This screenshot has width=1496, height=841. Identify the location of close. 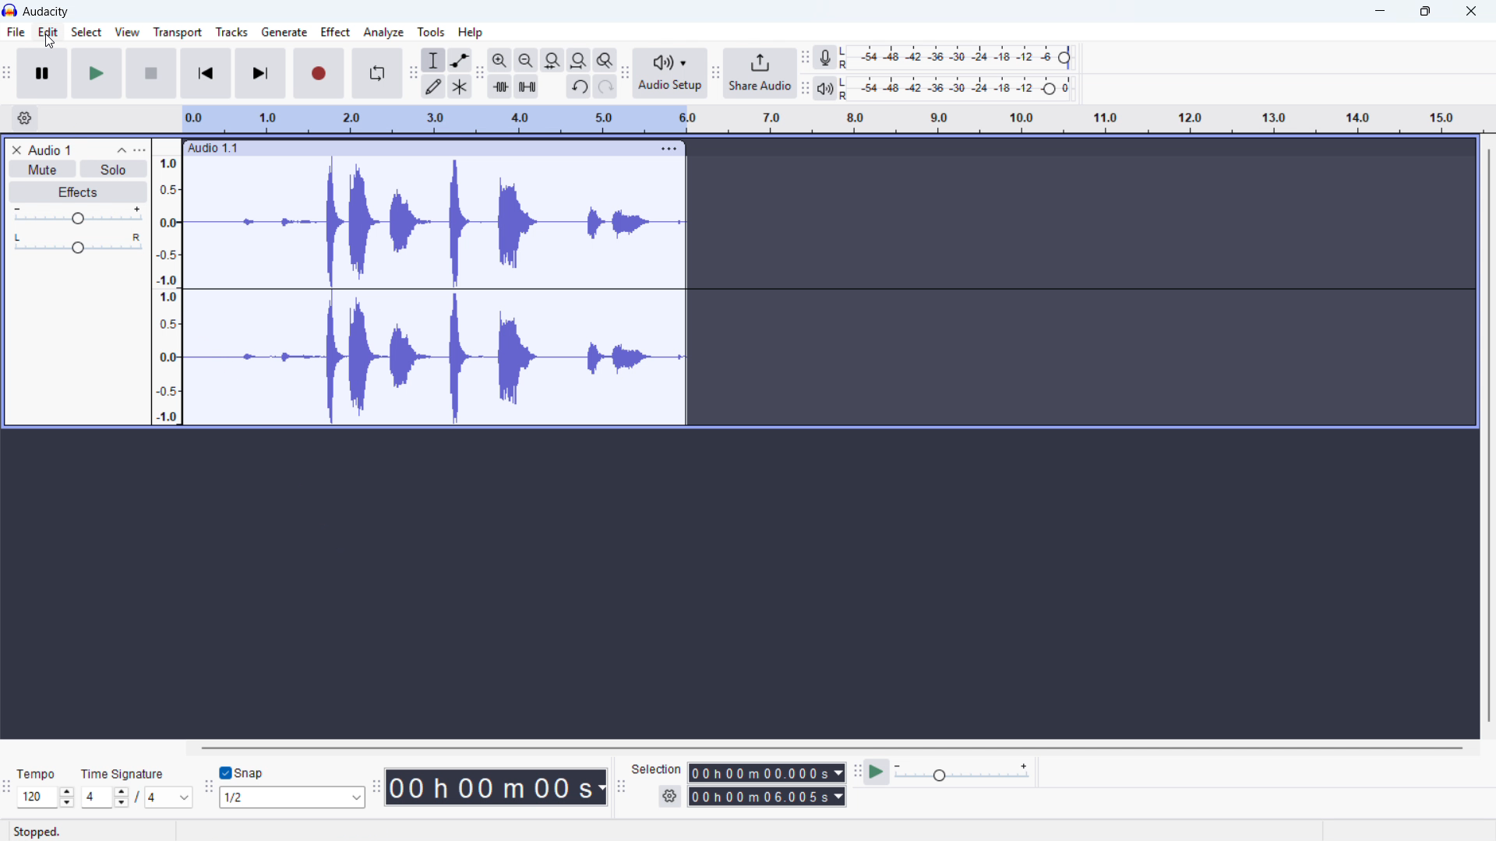
(1470, 12).